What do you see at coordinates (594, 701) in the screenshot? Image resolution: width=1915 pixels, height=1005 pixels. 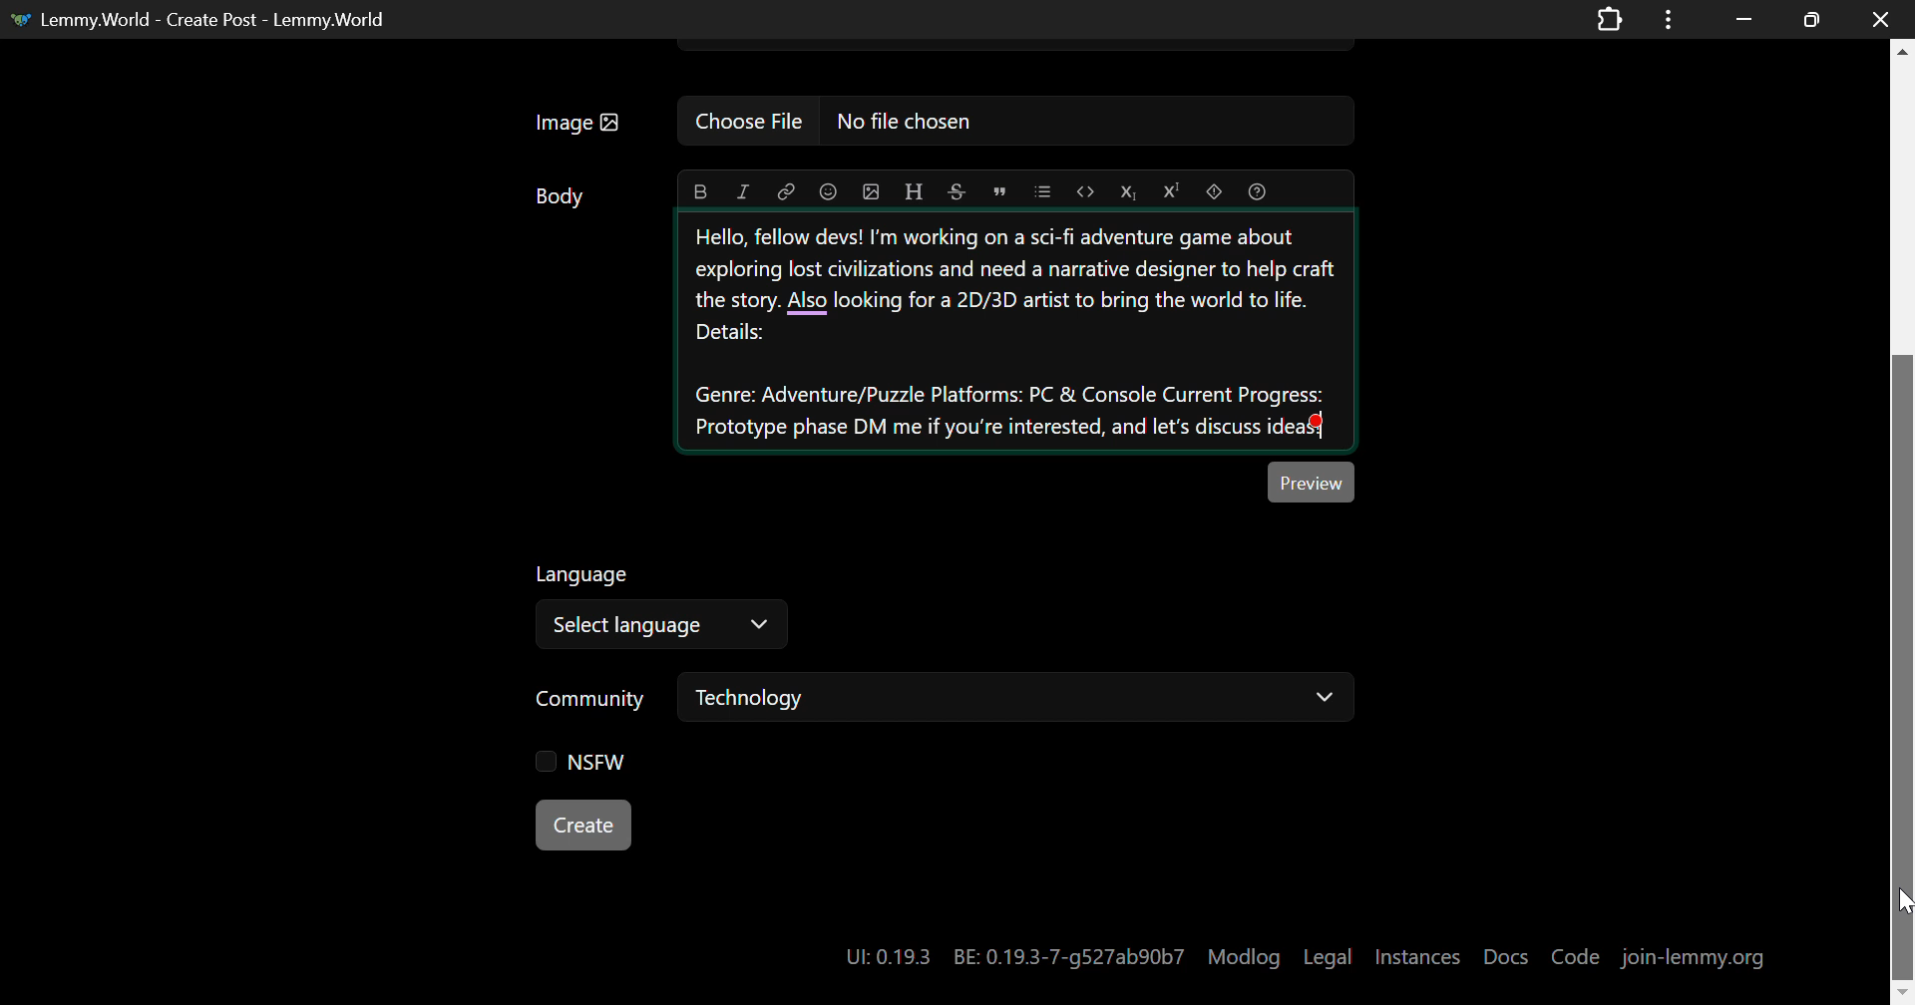 I see `Community` at bounding box center [594, 701].